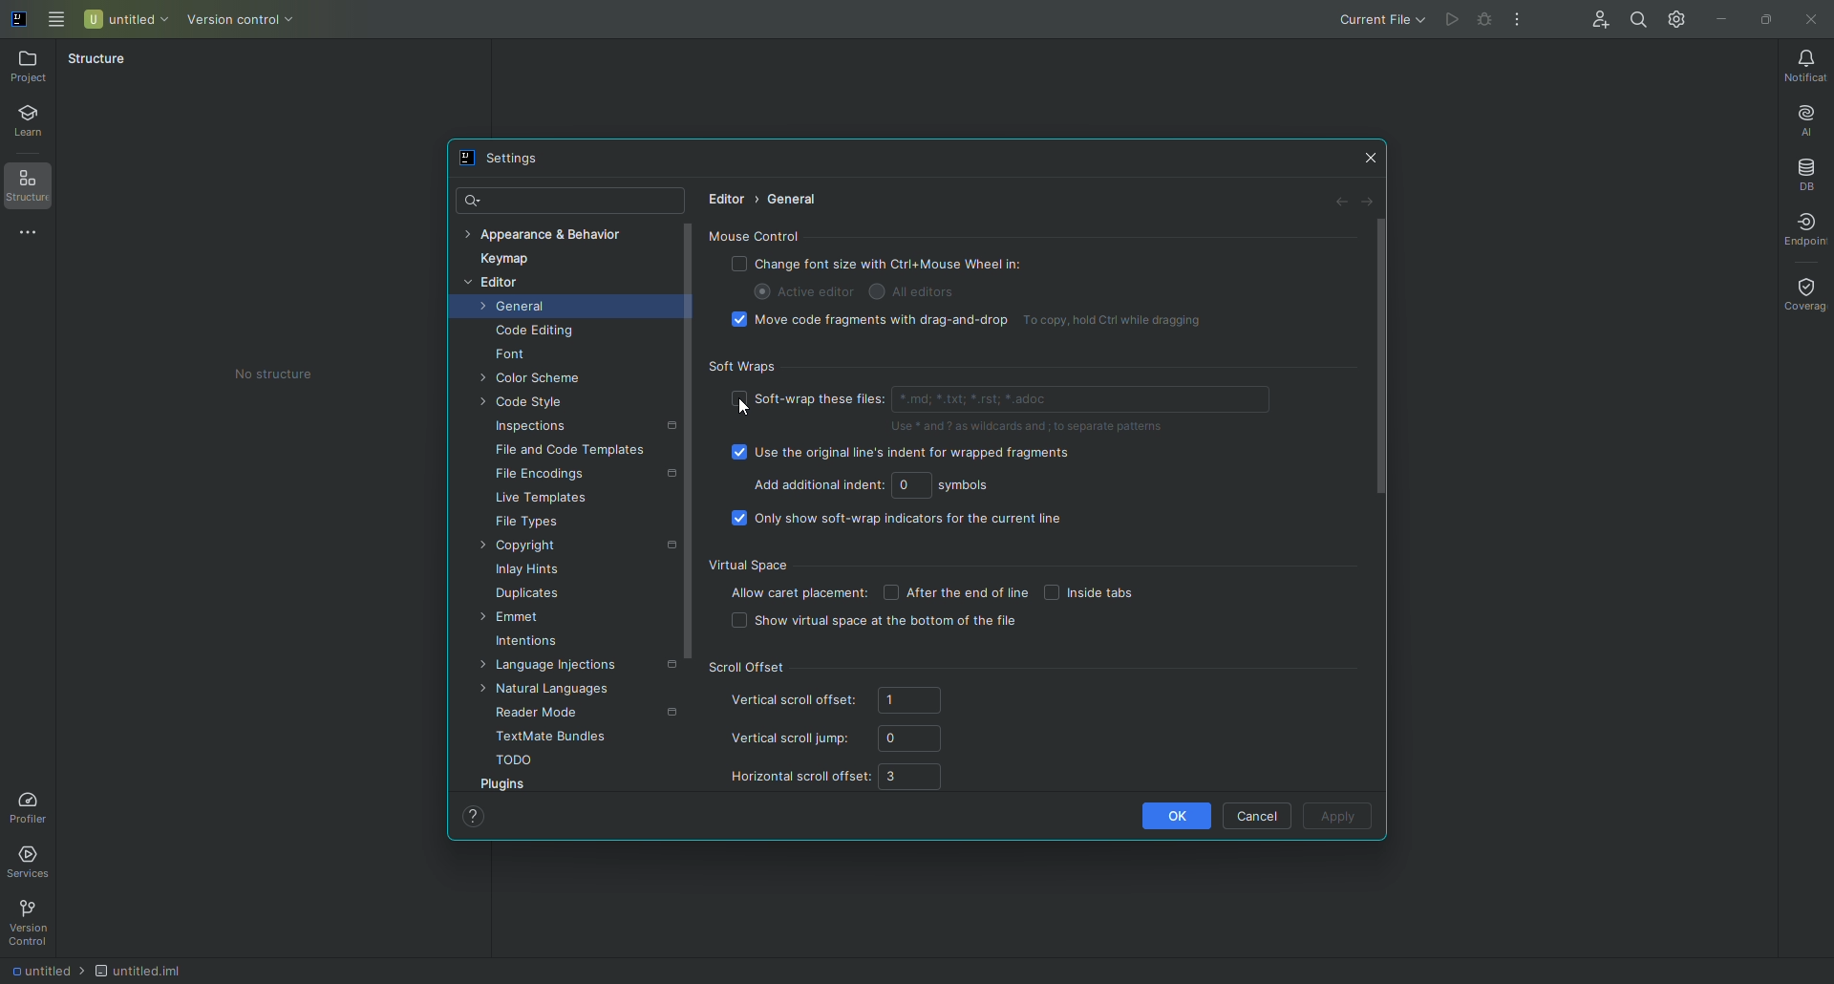  What do you see at coordinates (1341, 816) in the screenshot?
I see `Apply` at bounding box center [1341, 816].